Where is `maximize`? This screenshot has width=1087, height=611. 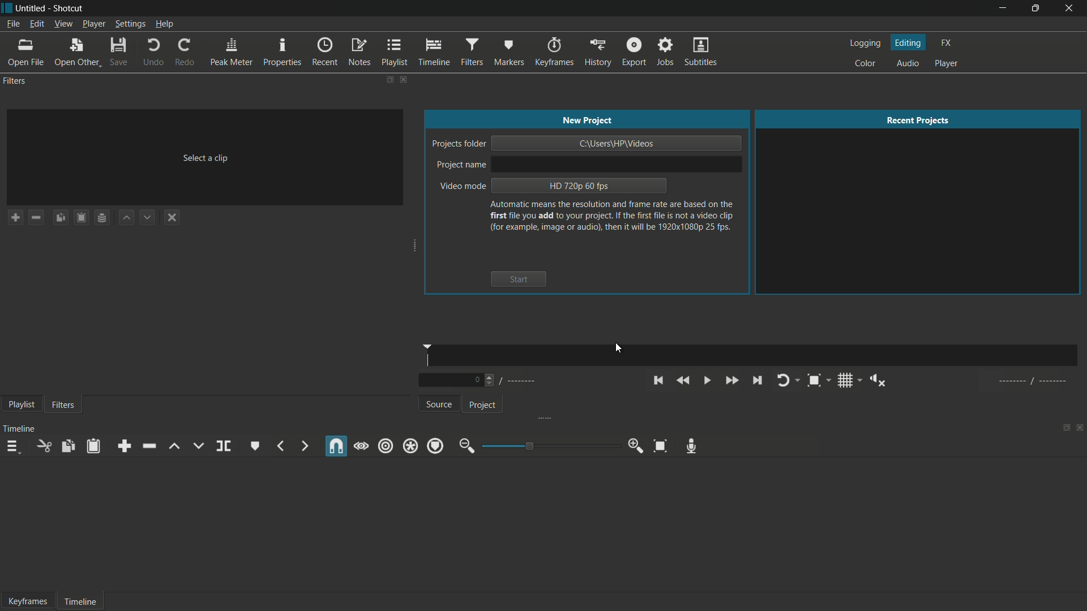 maximize is located at coordinates (1034, 8).